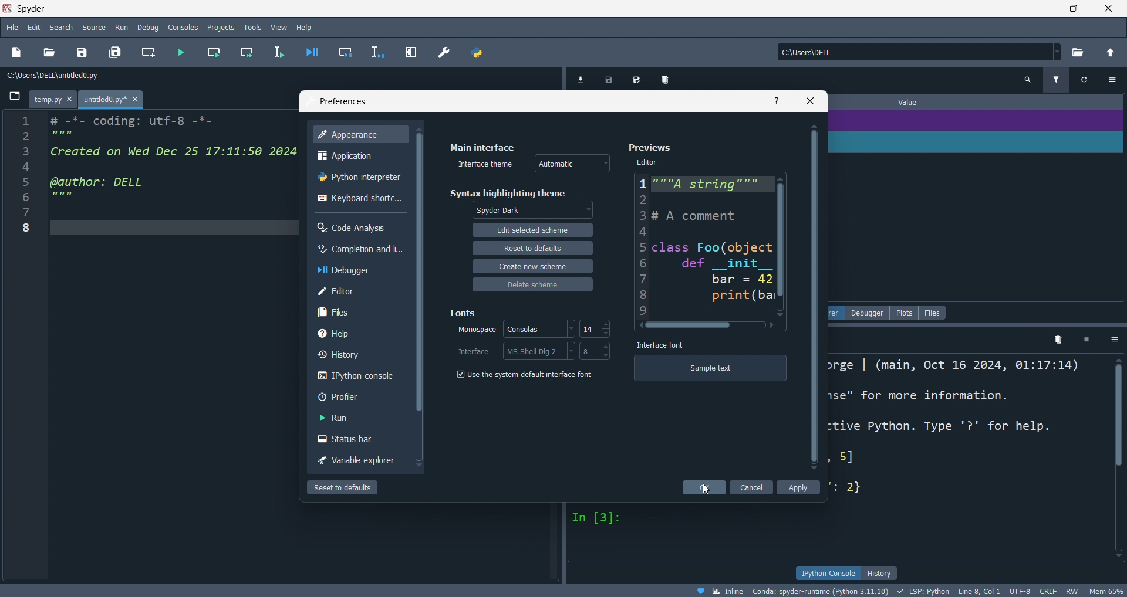 This screenshot has height=597, width=1127. I want to click on 14, so click(591, 329).